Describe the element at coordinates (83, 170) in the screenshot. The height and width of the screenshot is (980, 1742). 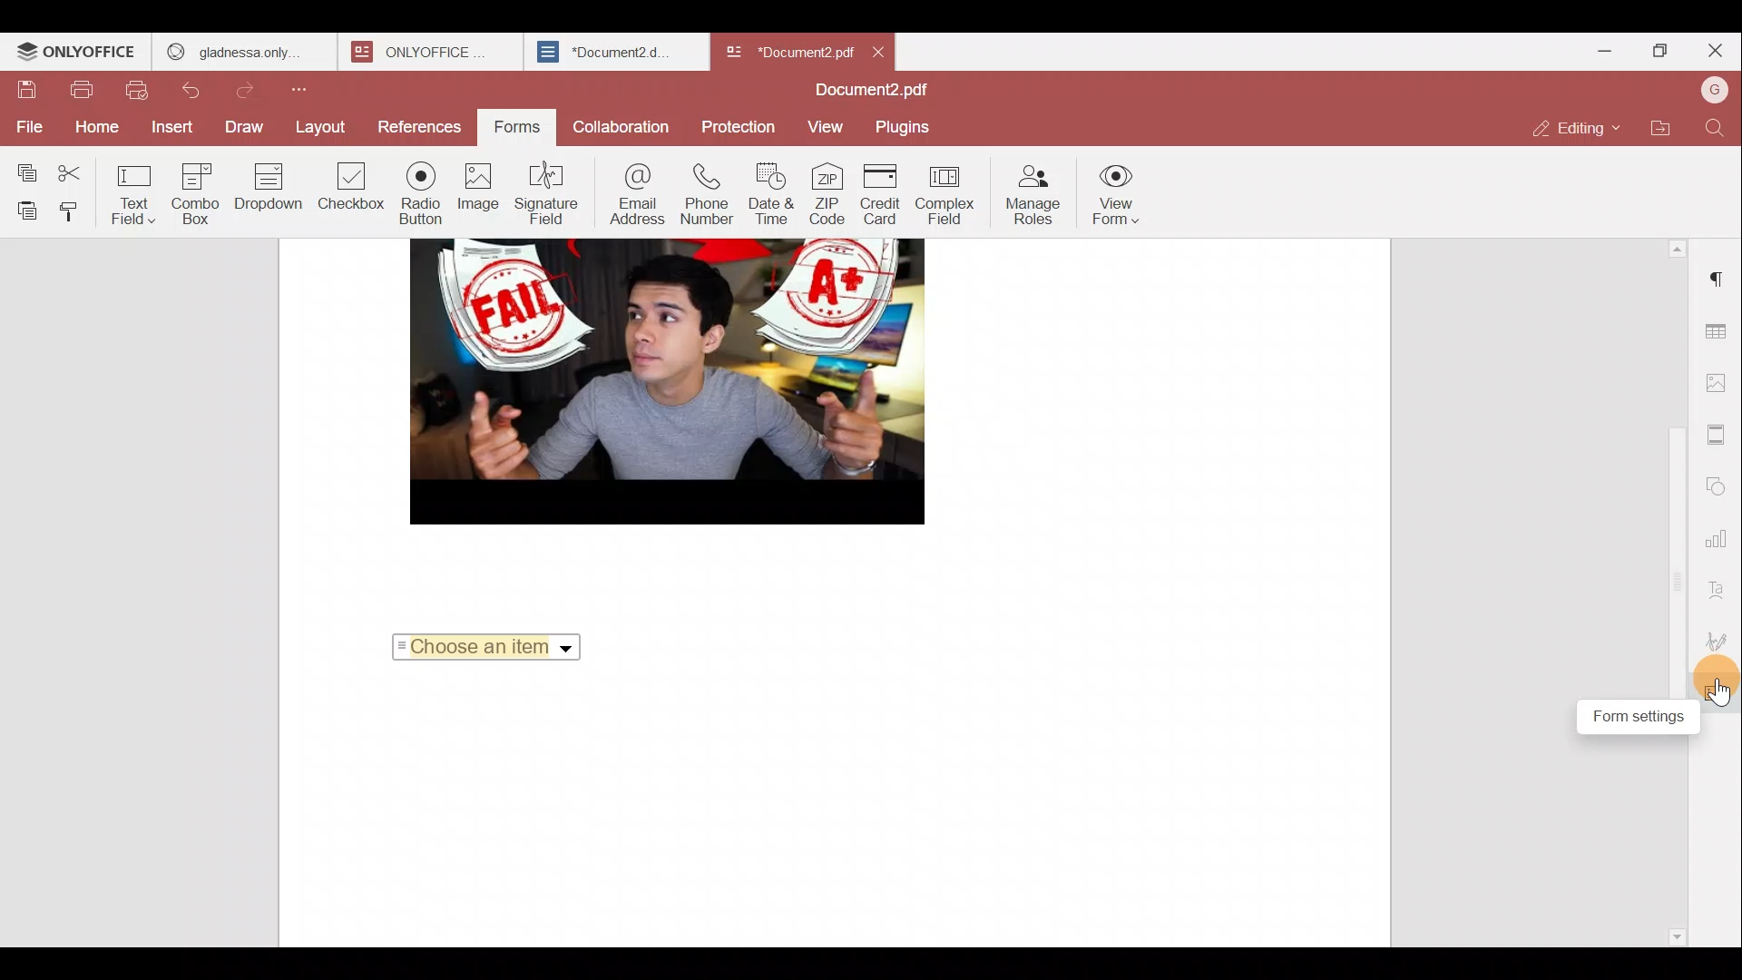
I see `Cut` at that location.